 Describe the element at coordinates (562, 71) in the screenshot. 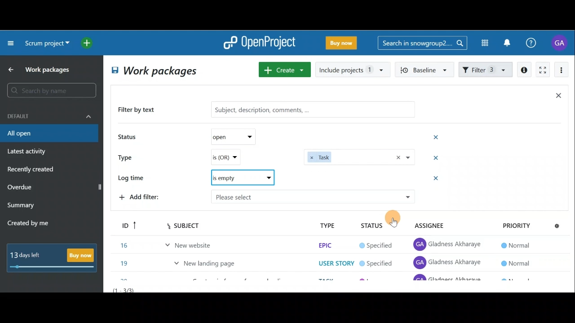

I see `More actions` at that location.